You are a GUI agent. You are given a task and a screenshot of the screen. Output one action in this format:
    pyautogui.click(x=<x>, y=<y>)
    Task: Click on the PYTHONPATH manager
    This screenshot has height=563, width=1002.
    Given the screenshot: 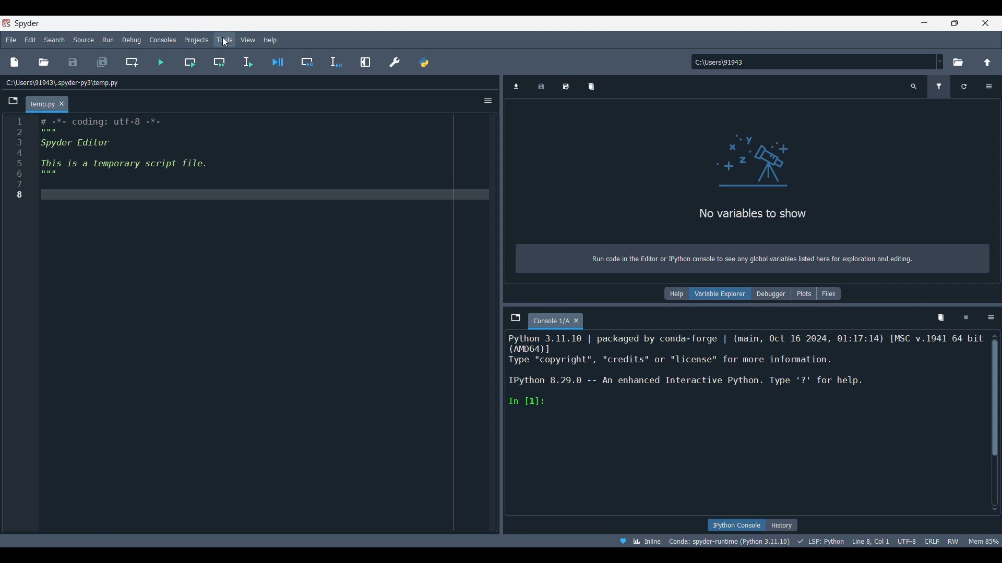 What is the action you would take?
    pyautogui.click(x=424, y=63)
    